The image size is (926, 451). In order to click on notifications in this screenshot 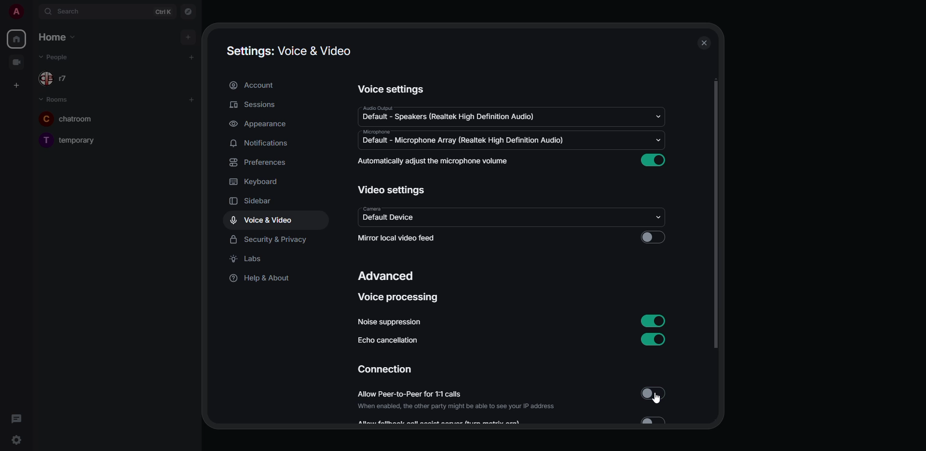, I will do `click(262, 143)`.